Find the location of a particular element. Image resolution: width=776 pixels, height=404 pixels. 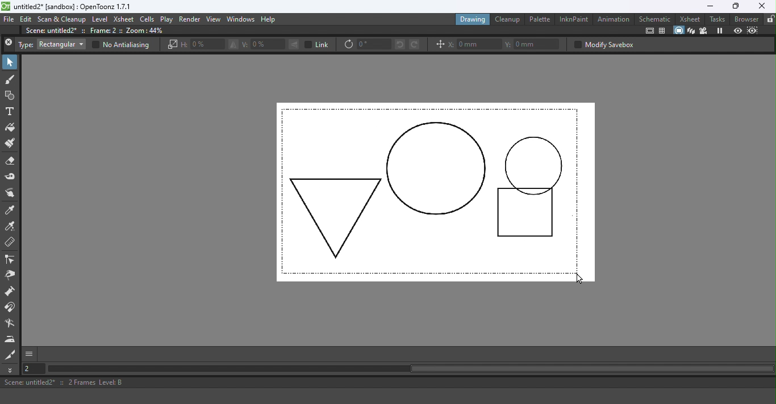

Tape tool is located at coordinates (11, 176).